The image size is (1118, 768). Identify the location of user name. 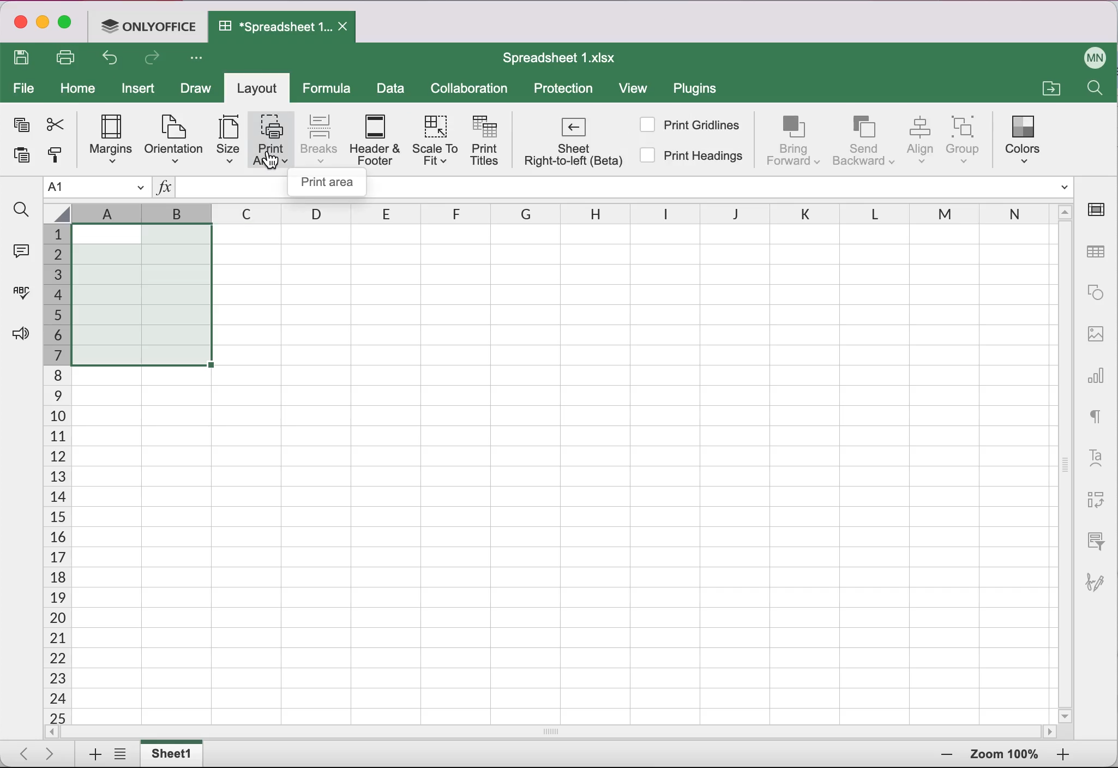
(1096, 56).